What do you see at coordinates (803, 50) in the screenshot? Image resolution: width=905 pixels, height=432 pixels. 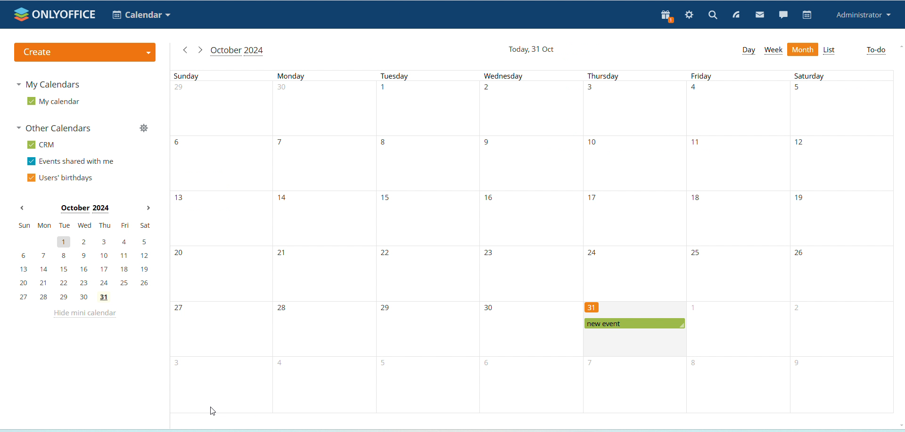 I see `month view` at bounding box center [803, 50].